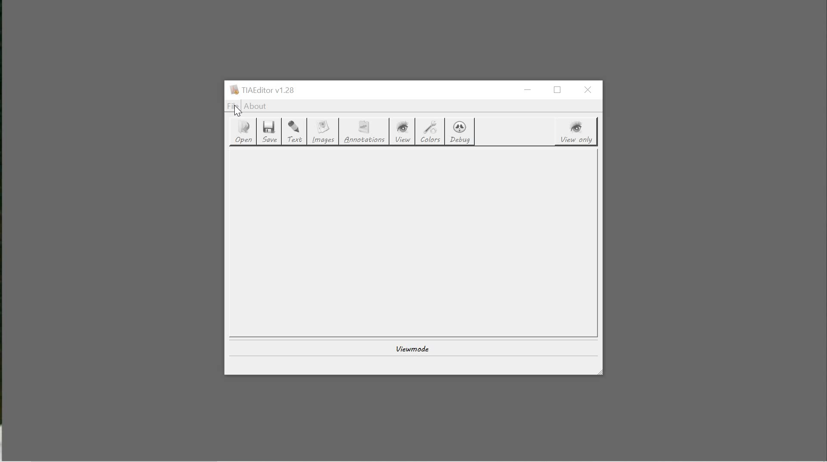 The height and width of the screenshot is (462, 827). I want to click on , so click(528, 89).